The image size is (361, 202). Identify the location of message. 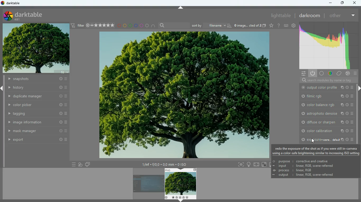
(317, 151).